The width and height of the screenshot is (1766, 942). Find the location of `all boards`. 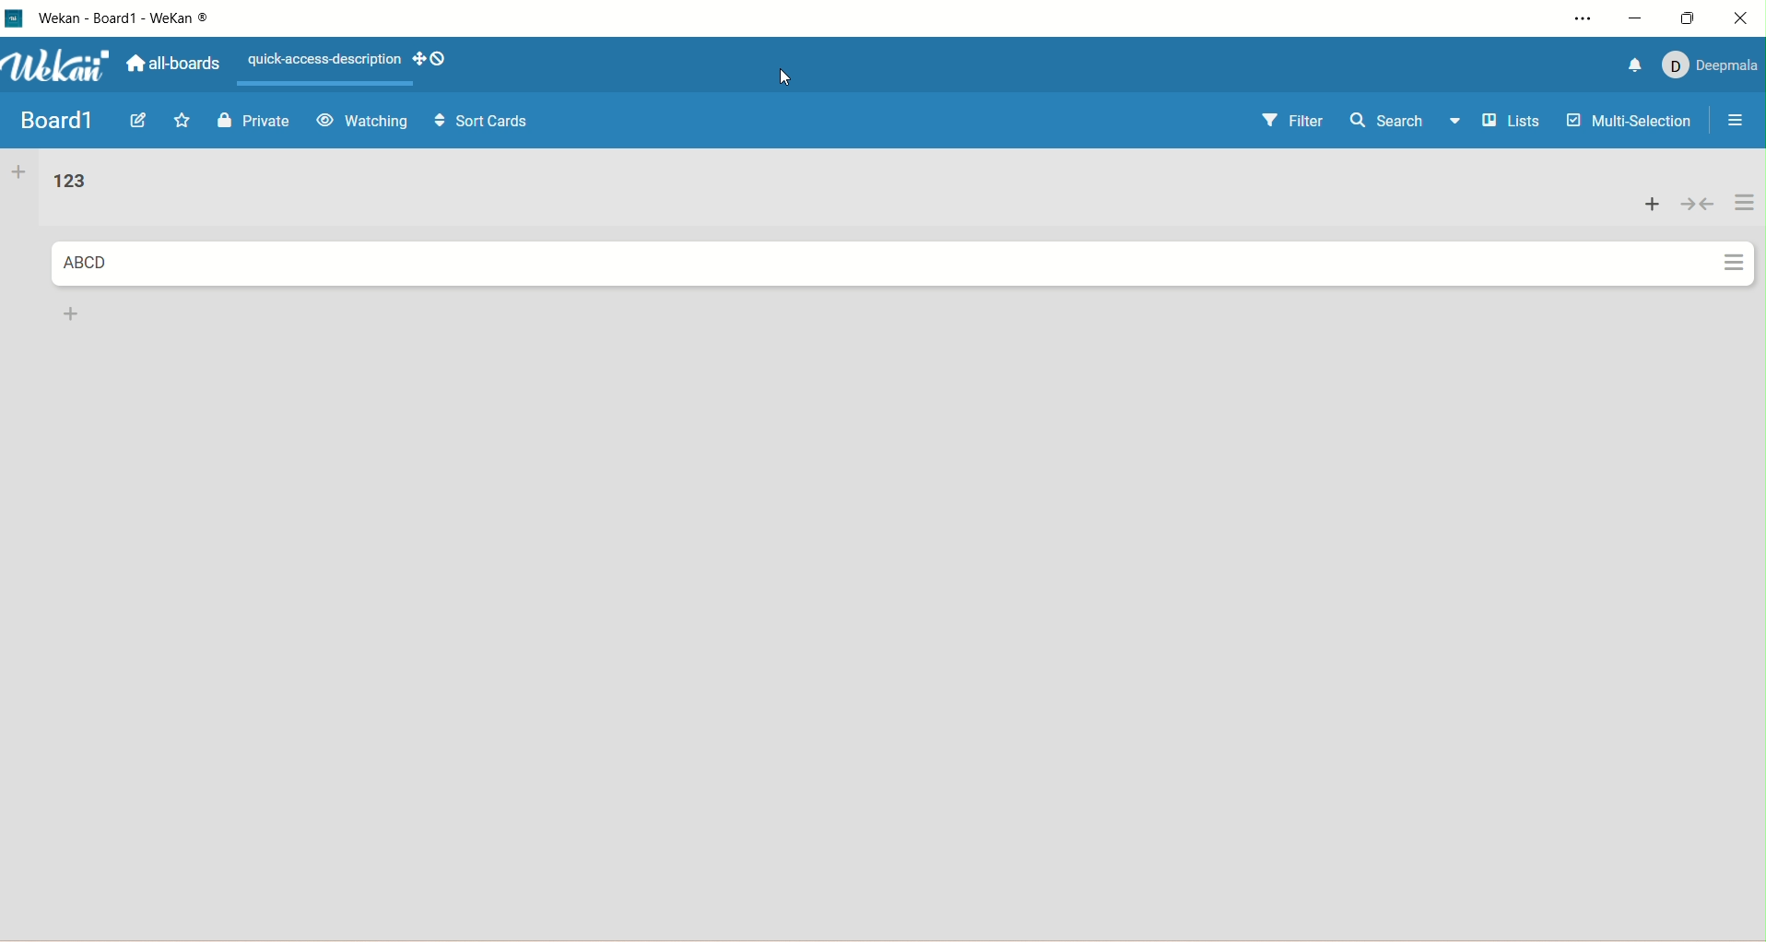

all boards is located at coordinates (171, 64).